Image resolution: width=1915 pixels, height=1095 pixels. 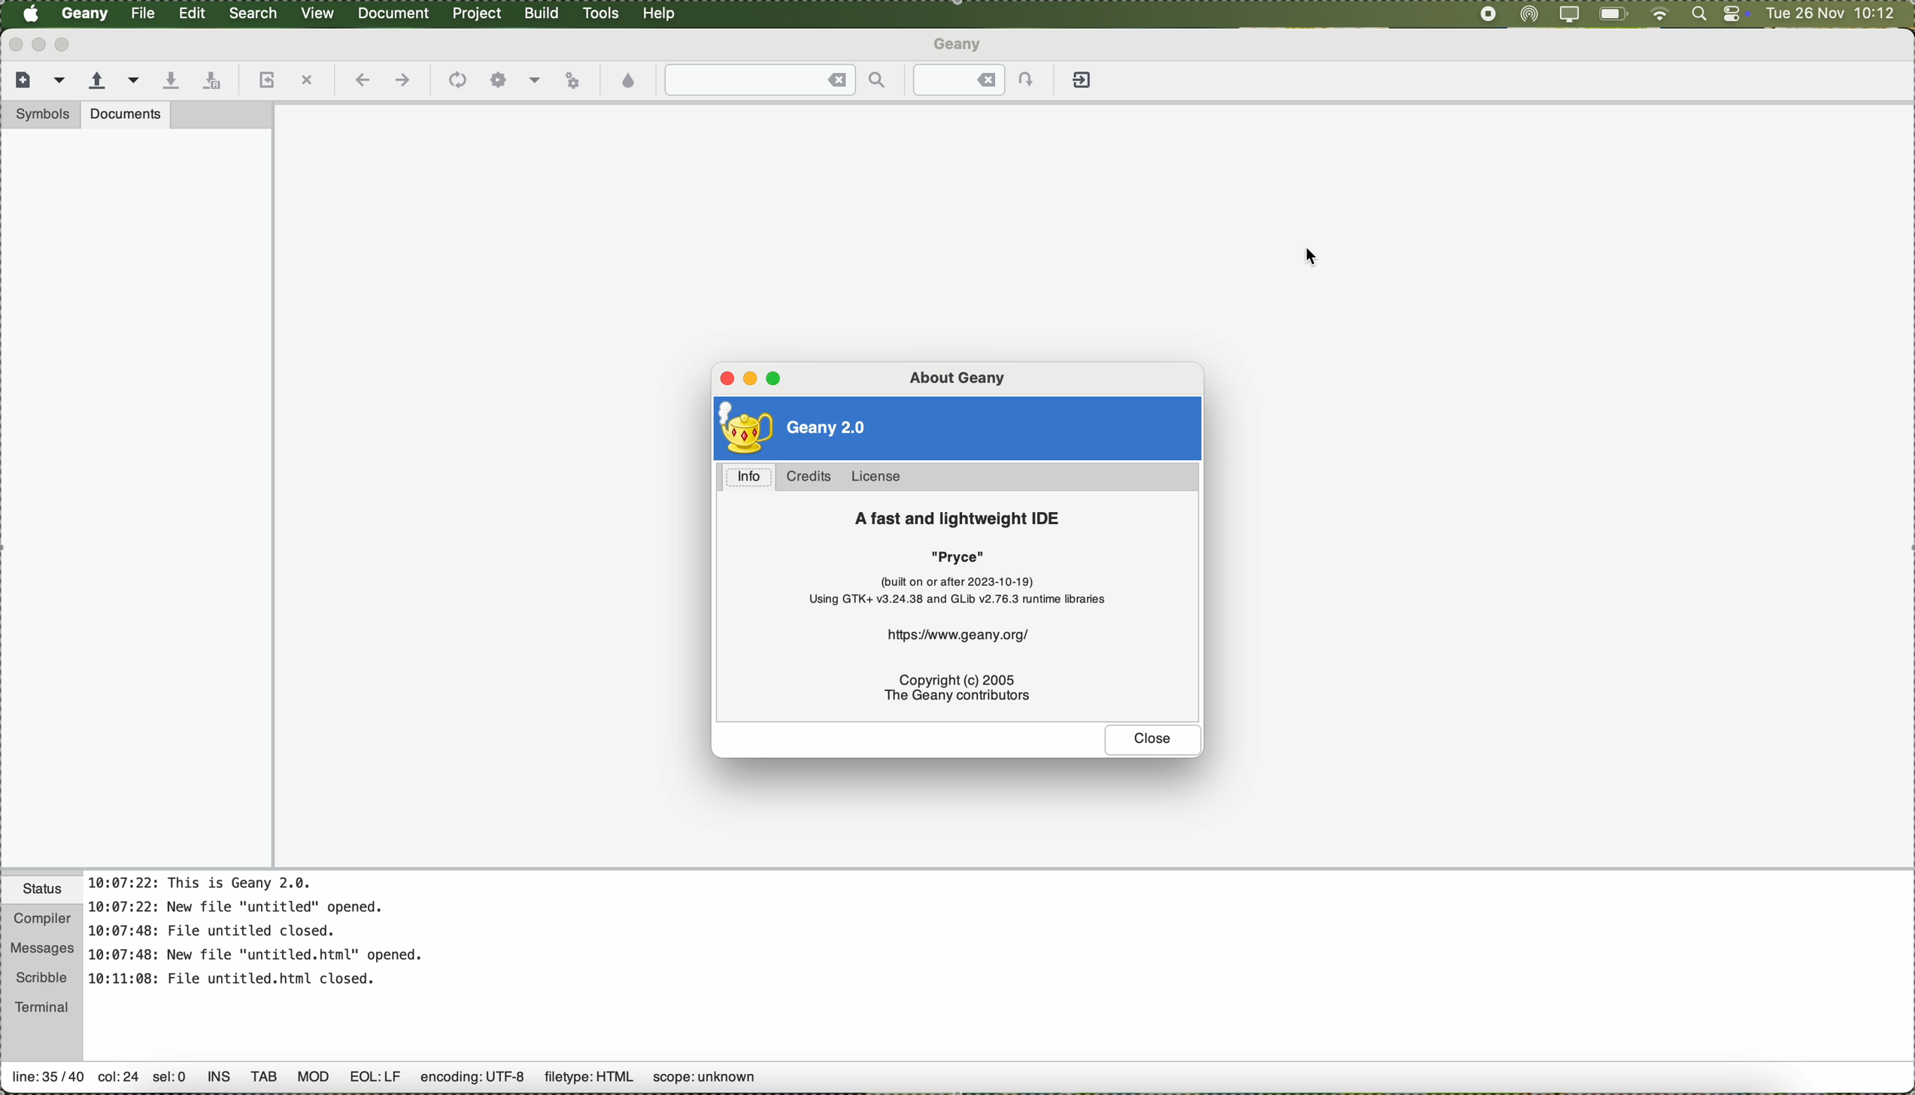 I want to click on click on Geany, so click(x=87, y=18).